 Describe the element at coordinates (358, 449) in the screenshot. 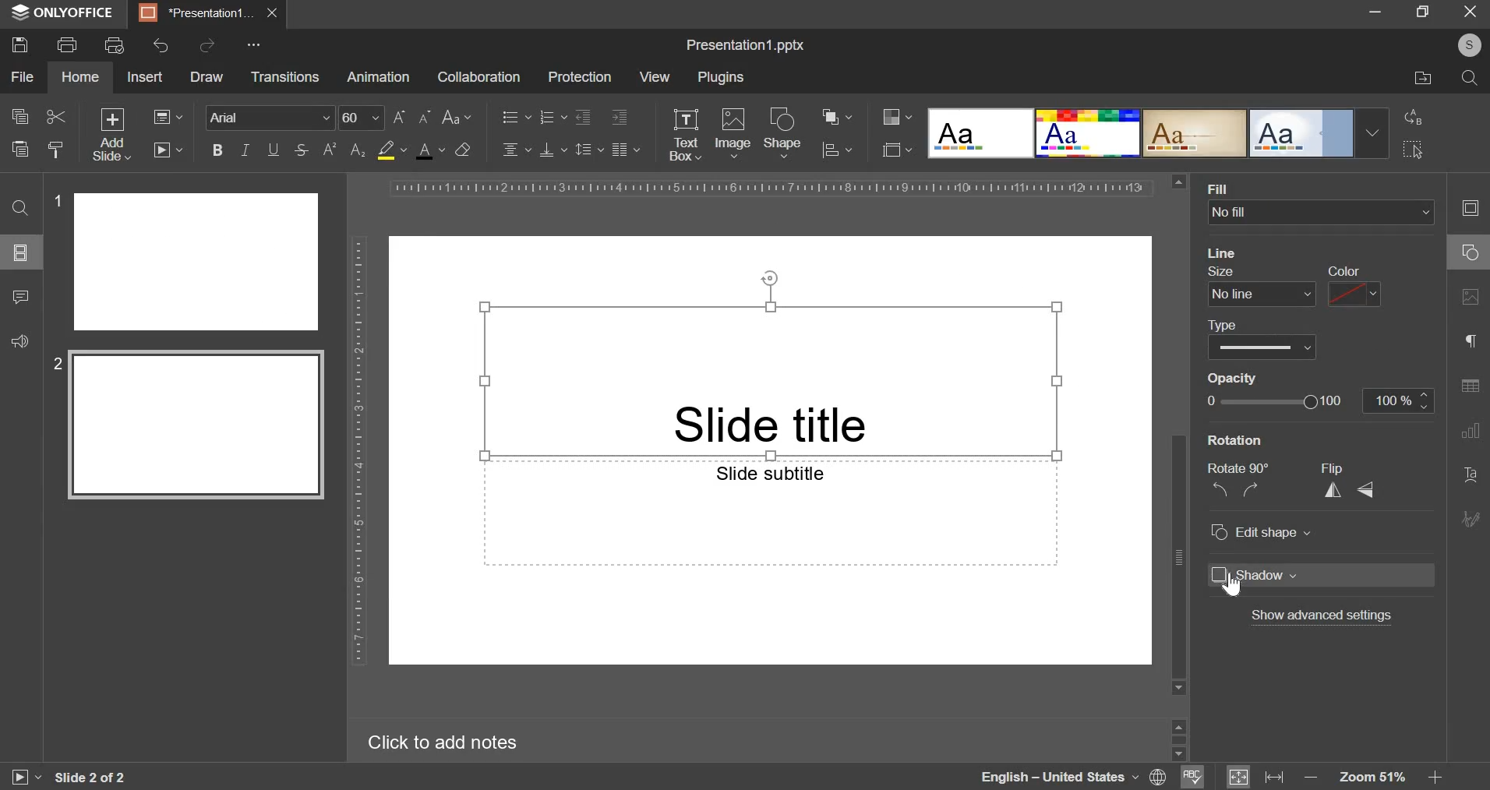

I see `vertical scale` at that location.